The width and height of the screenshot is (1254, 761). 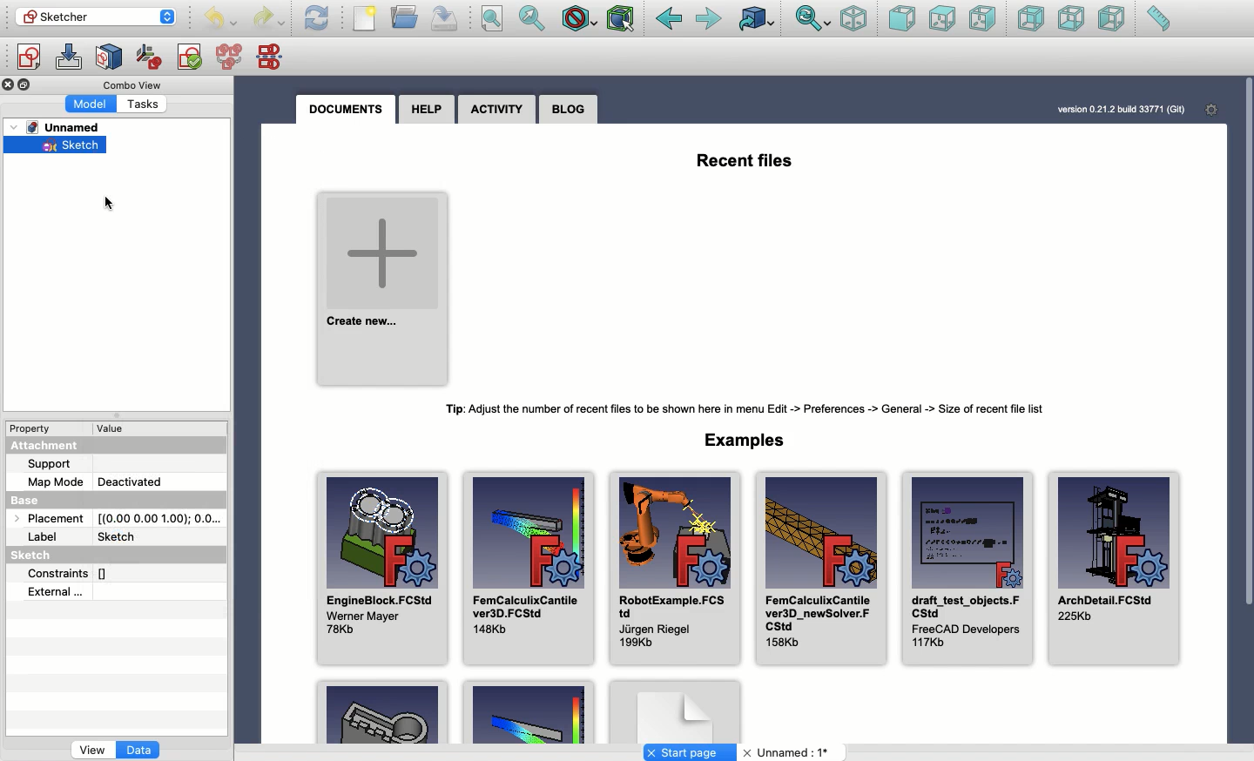 What do you see at coordinates (351, 110) in the screenshot?
I see `Documents` at bounding box center [351, 110].